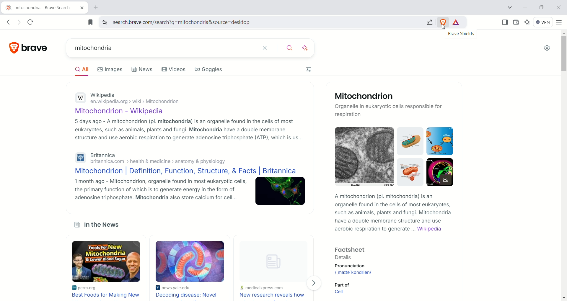  I want to click on Decoding disease:Novel, so click(188, 295).